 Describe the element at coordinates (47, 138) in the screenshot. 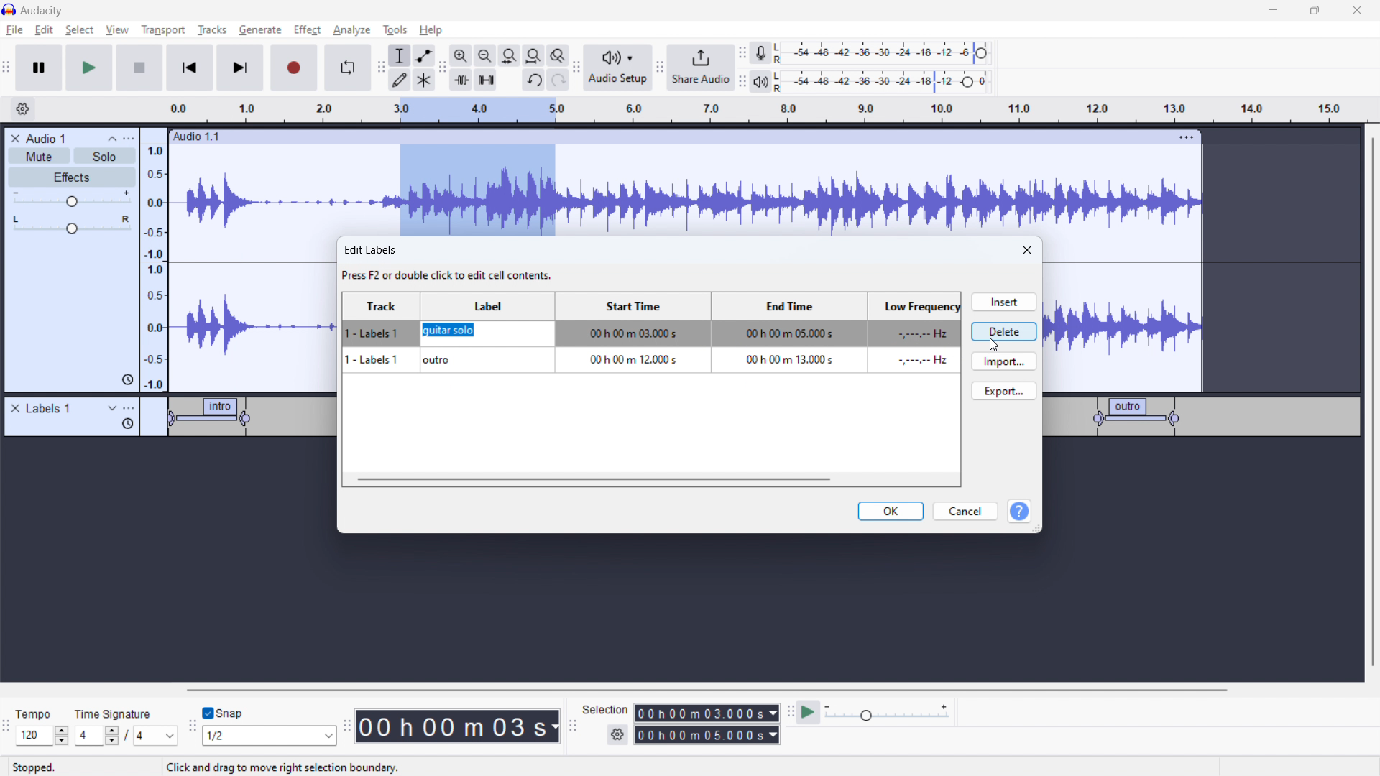

I see `track title` at that location.